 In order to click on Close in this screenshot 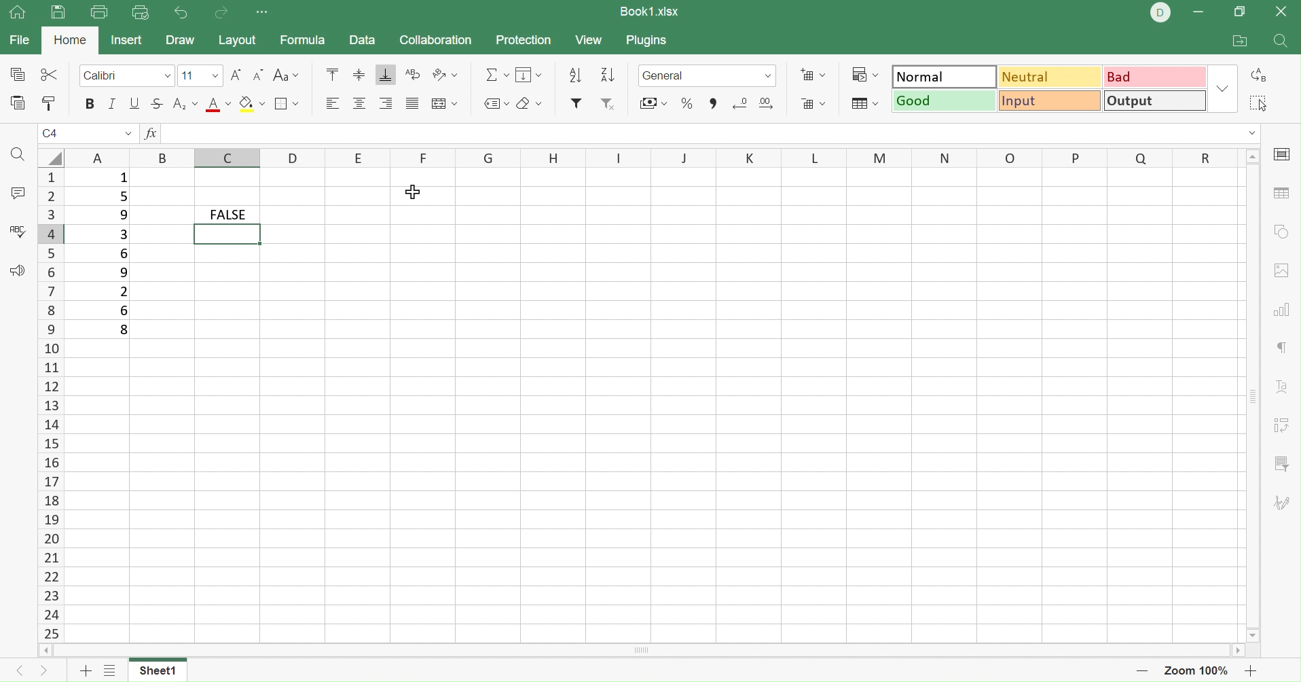, I will do `click(1285, 11)`.